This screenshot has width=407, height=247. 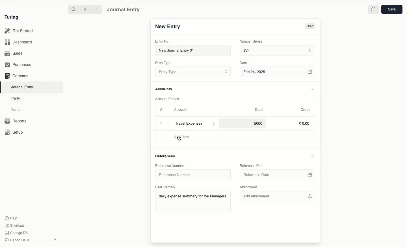 What do you see at coordinates (258, 123) in the screenshot?
I see `5000` at bounding box center [258, 123].